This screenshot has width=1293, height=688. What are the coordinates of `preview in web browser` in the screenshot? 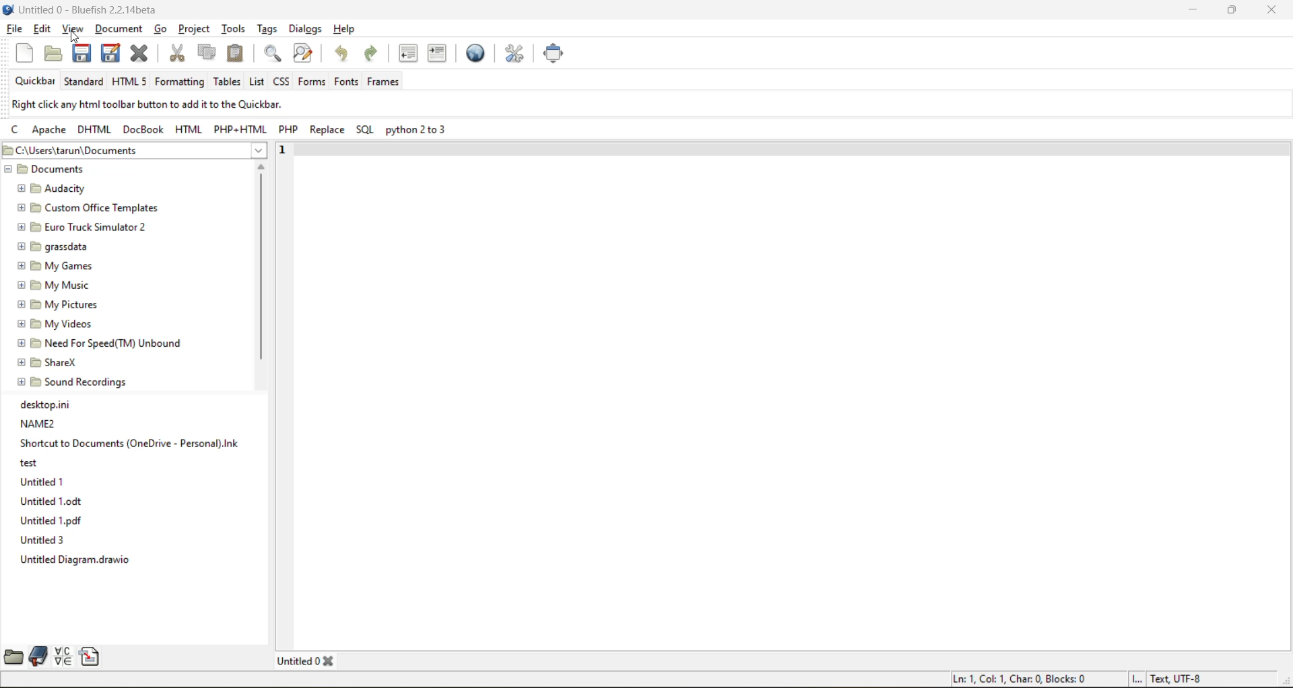 It's located at (477, 54).